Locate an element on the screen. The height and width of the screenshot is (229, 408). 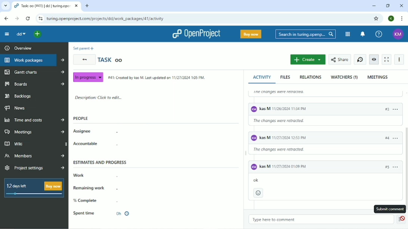
Cursor  is located at coordinates (404, 222).